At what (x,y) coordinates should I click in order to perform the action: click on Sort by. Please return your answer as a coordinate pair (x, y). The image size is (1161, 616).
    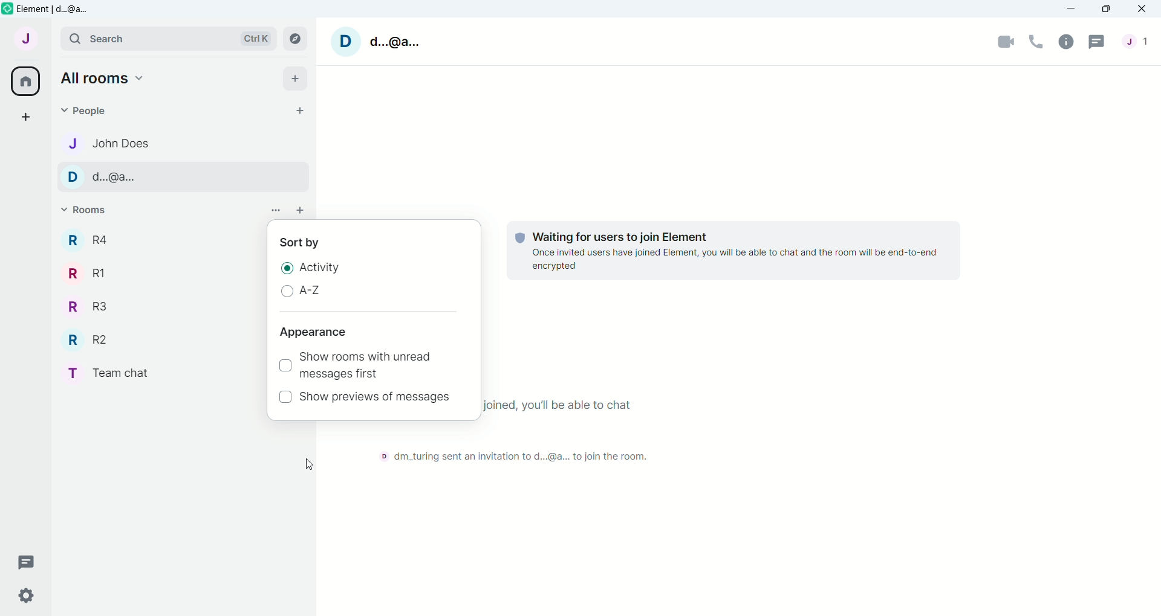
    Looking at the image, I should click on (301, 242).